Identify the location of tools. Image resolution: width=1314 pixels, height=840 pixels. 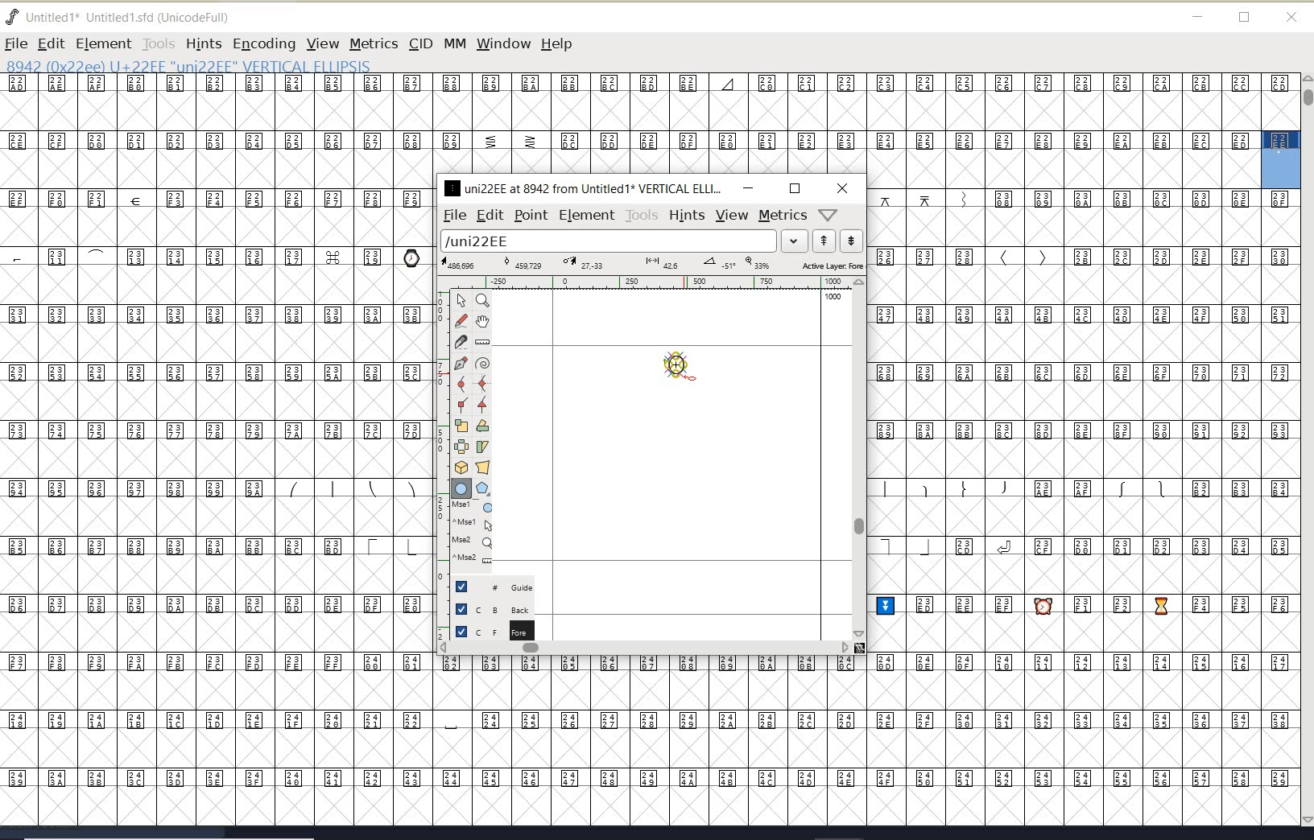
(643, 216).